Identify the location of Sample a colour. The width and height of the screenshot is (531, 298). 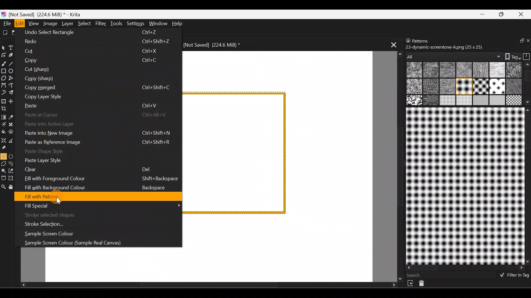
(14, 117).